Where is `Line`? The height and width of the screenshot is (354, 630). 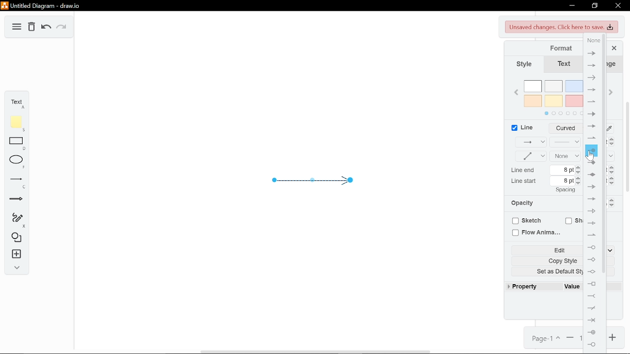
Line is located at coordinates (16, 183).